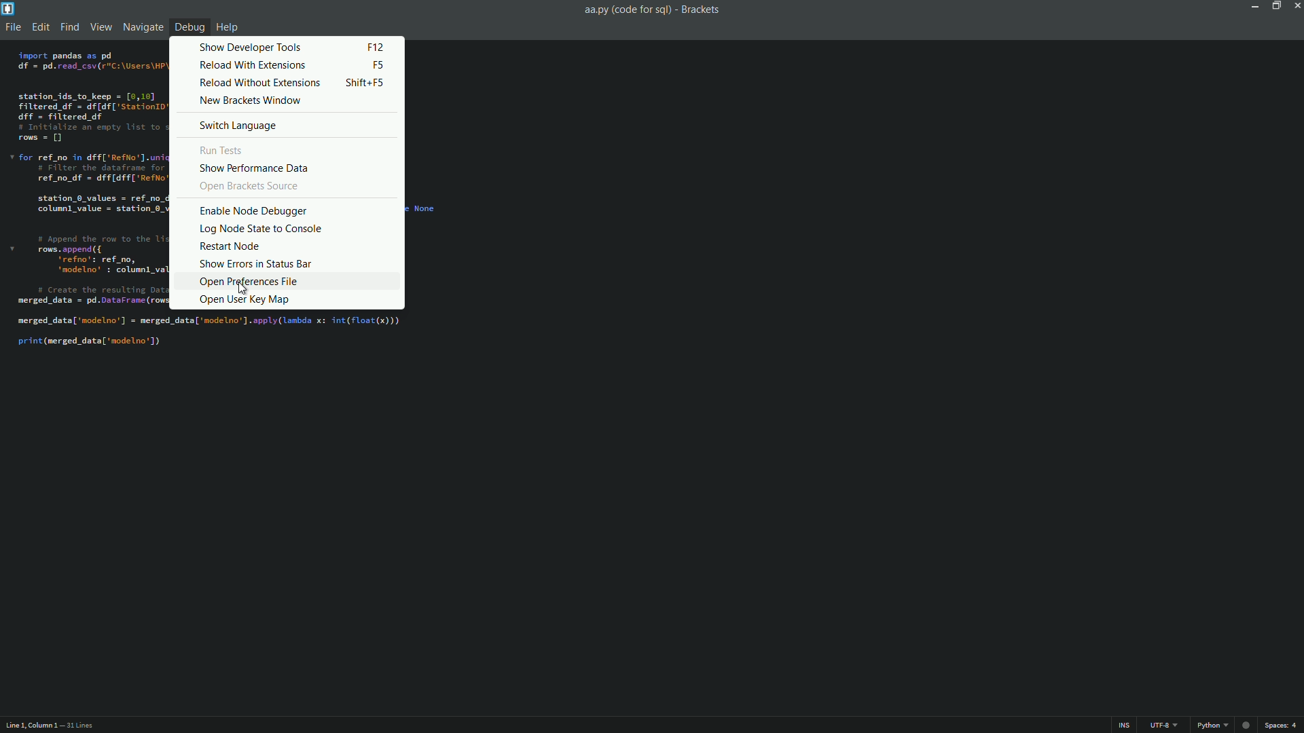  I want to click on file menu, so click(14, 27).